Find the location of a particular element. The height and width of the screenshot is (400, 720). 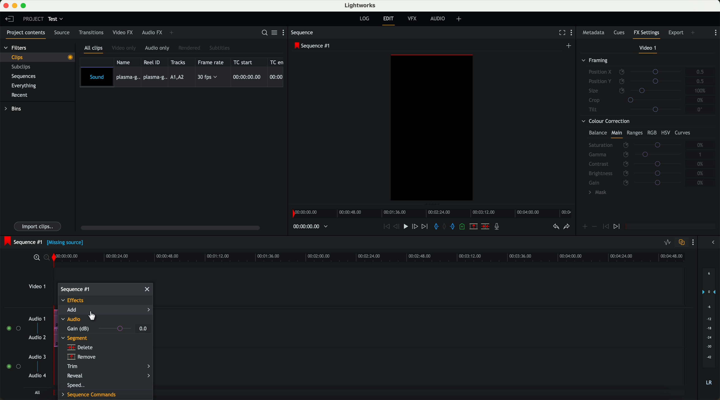

name is located at coordinates (125, 62).